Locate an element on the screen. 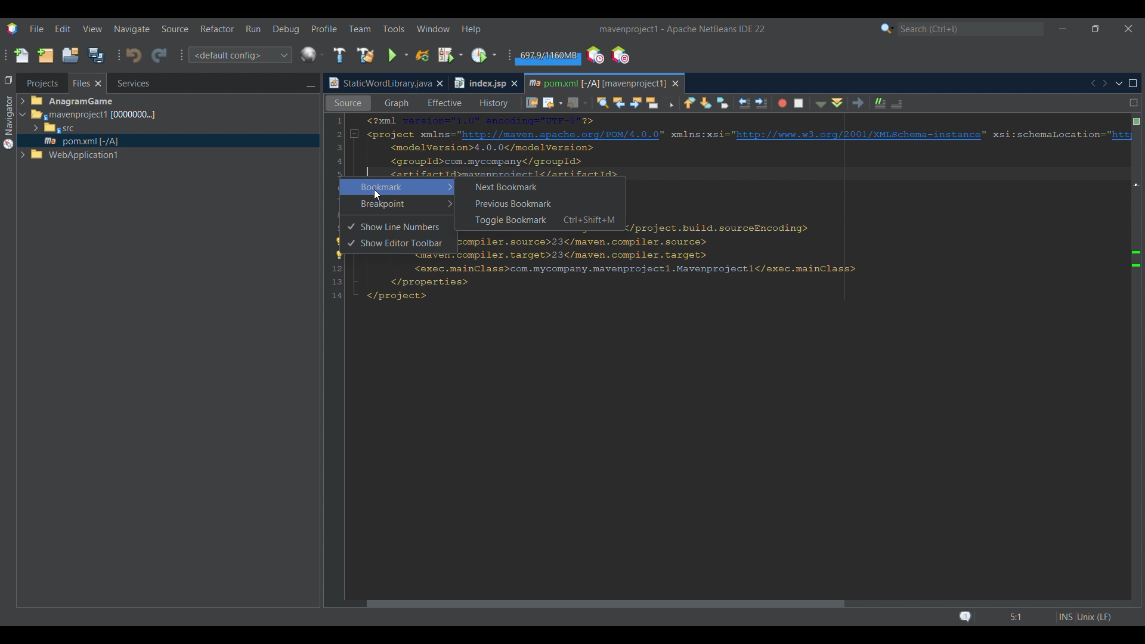 Image resolution: width=1145 pixels, height=644 pixels. Effective view is located at coordinates (444, 103).